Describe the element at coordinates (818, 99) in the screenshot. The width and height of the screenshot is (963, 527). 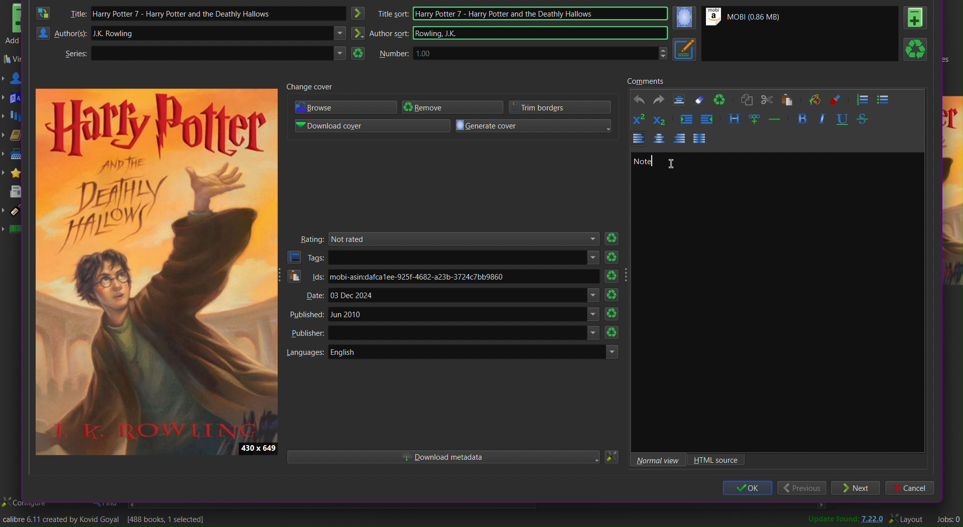
I see `Background color` at that location.